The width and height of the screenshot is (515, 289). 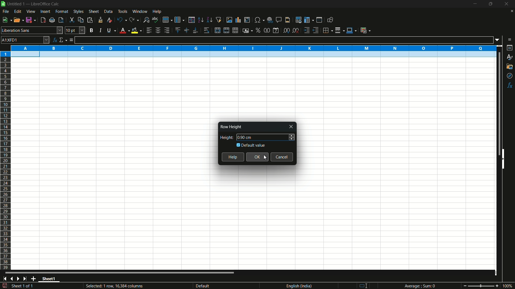 I want to click on cut, so click(x=72, y=20).